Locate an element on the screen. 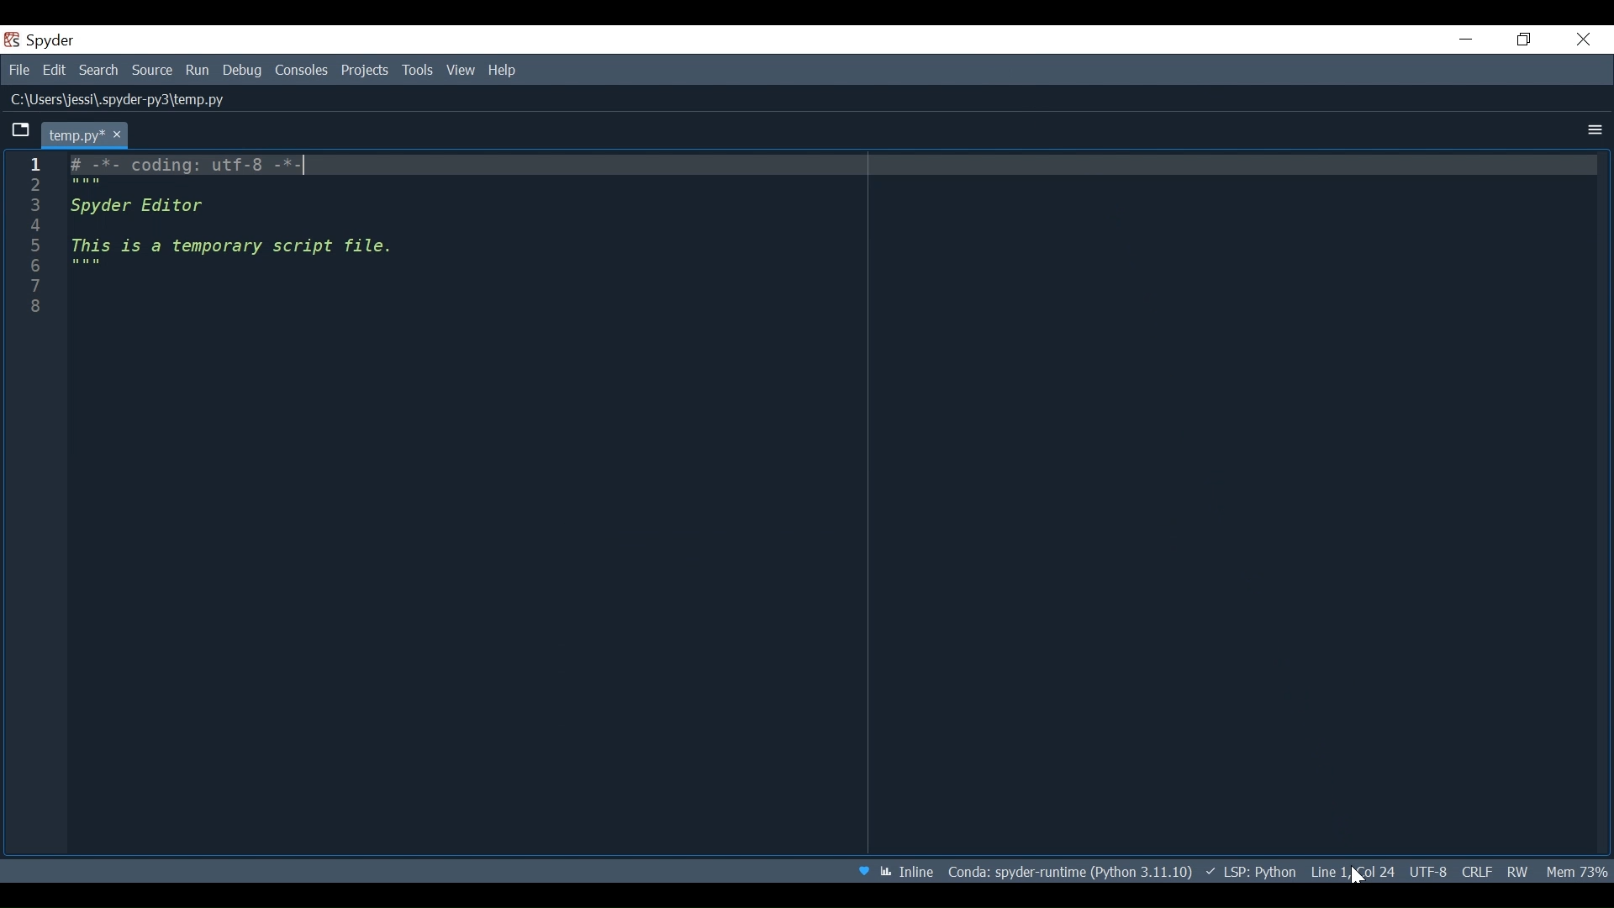 The height and width of the screenshot is (908, 1614). Search is located at coordinates (98, 70).